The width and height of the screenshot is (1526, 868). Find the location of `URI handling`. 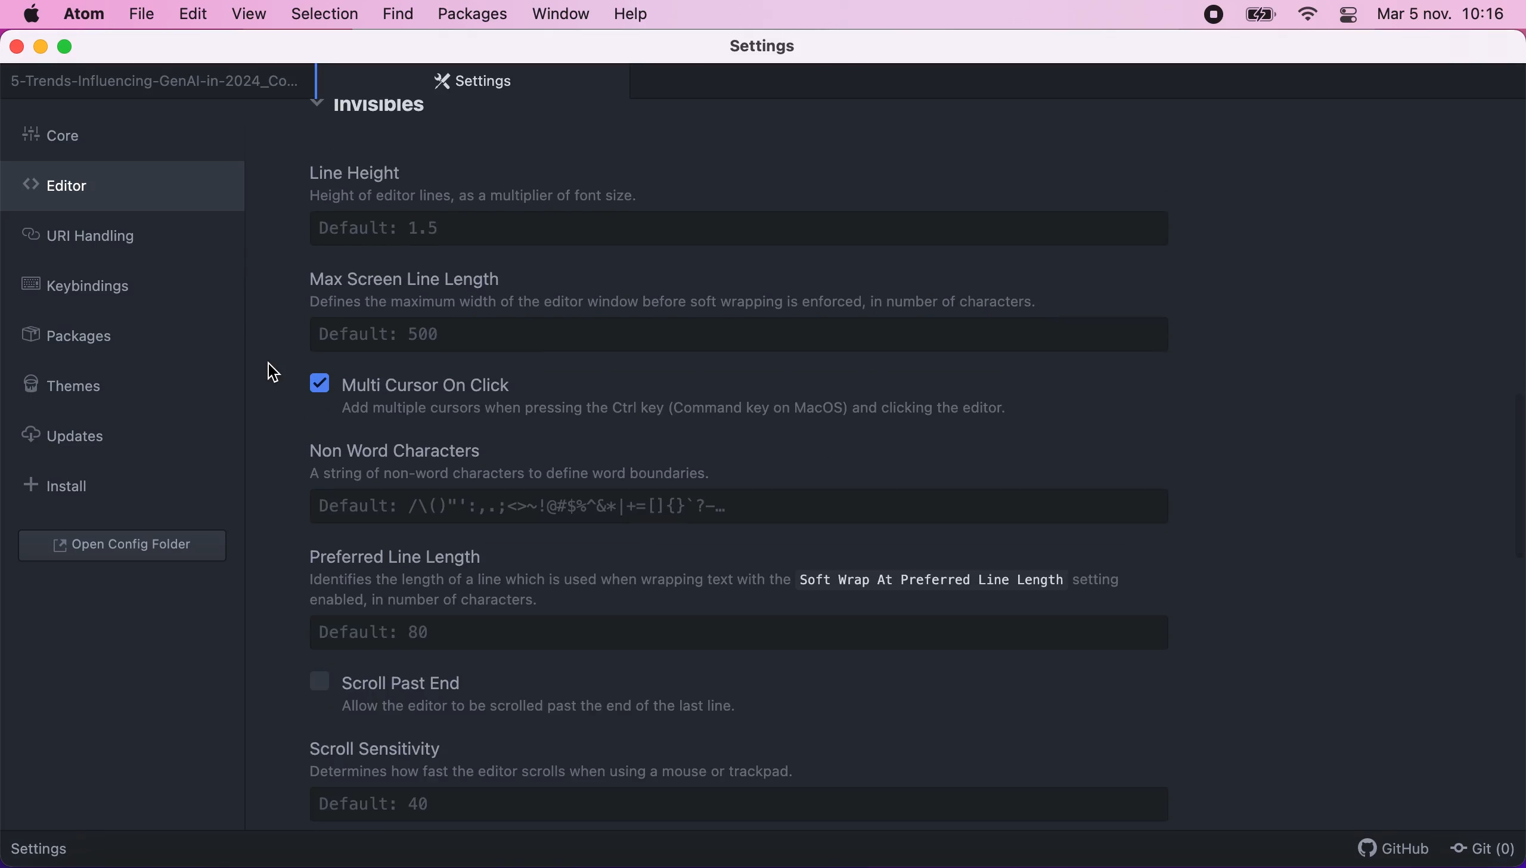

URI handling is located at coordinates (100, 239).